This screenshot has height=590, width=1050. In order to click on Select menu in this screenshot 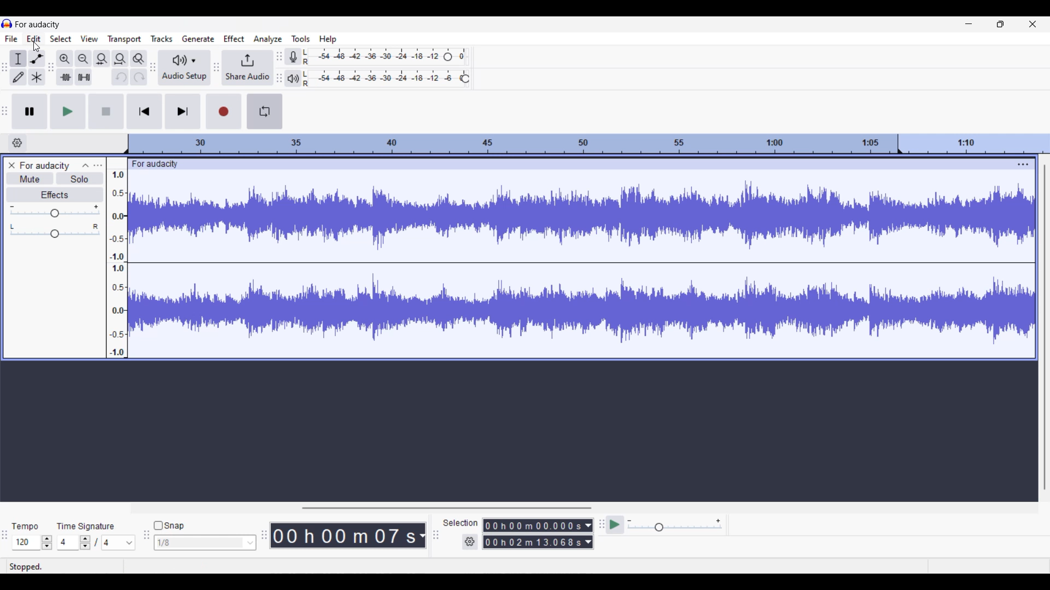, I will do `click(60, 39)`.